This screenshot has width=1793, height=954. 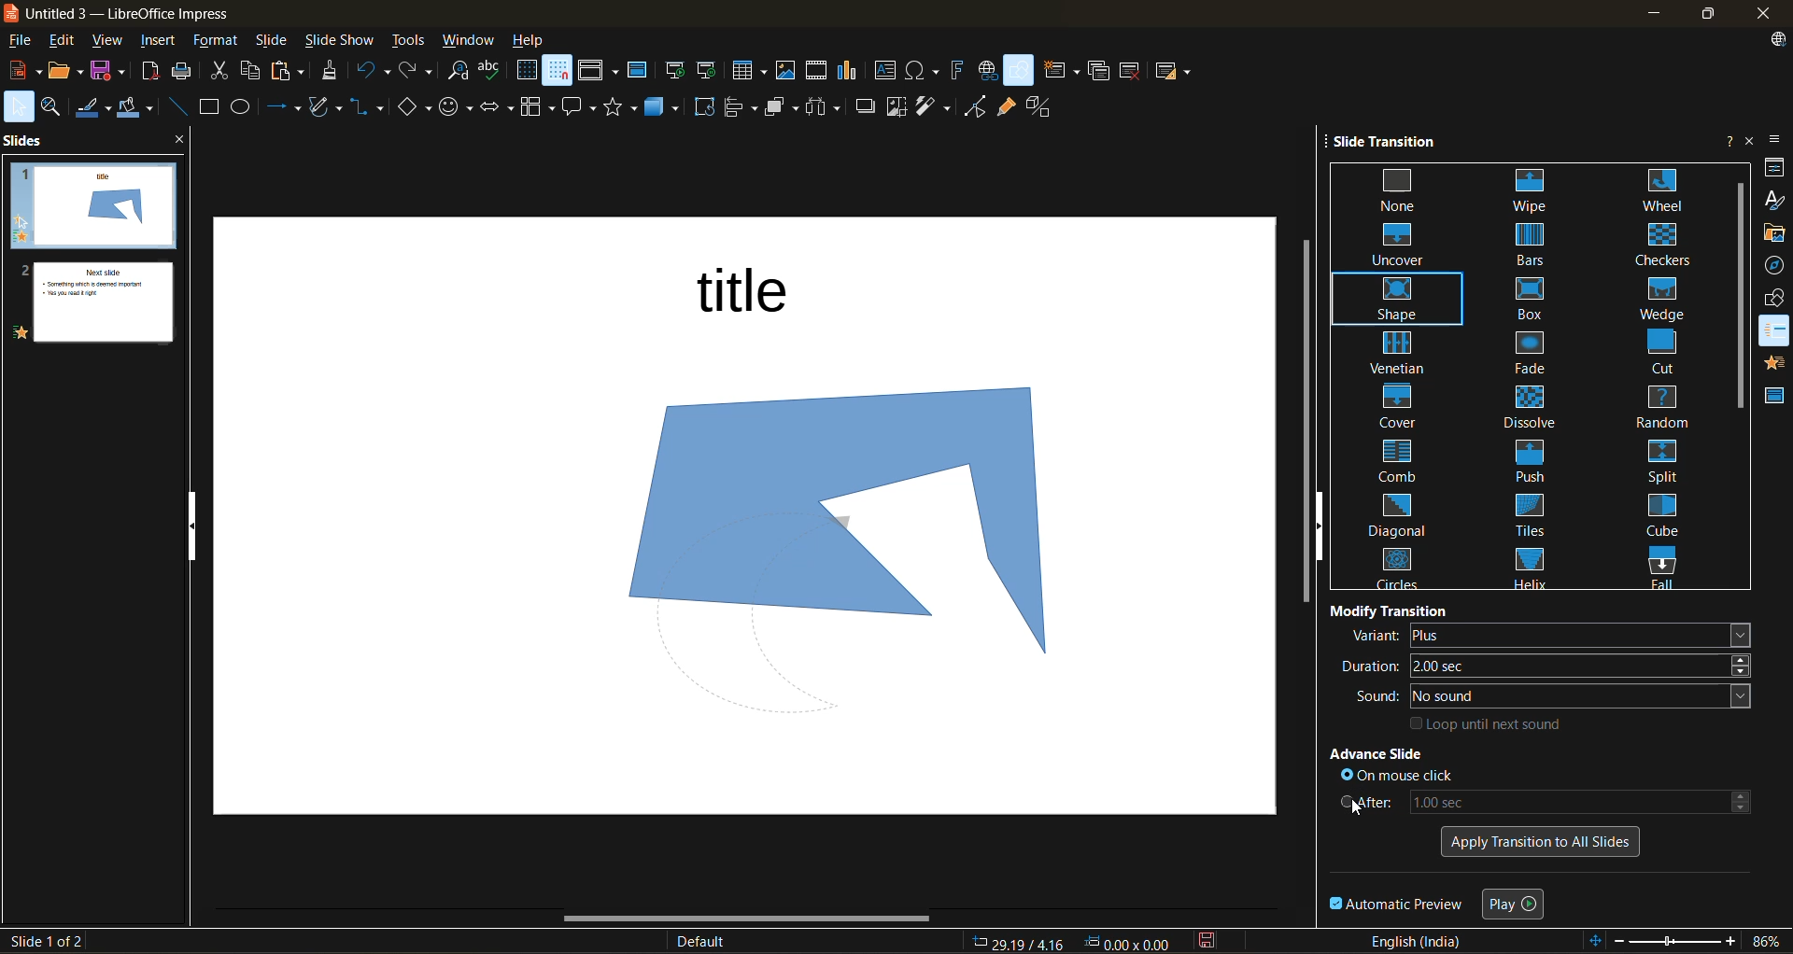 What do you see at coordinates (335, 72) in the screenshot?
I see `clone formatting` at bounding box center [335, 72].